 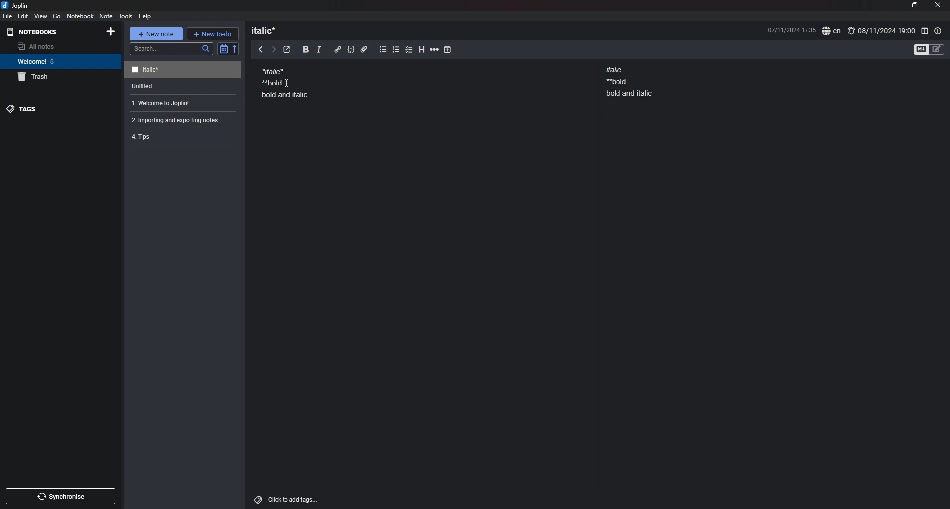 I want to click on checkbox, so click(x=409, y=50).